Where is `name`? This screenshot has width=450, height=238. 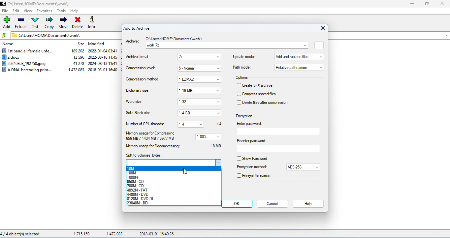 name is located at coordinates (9, 44).